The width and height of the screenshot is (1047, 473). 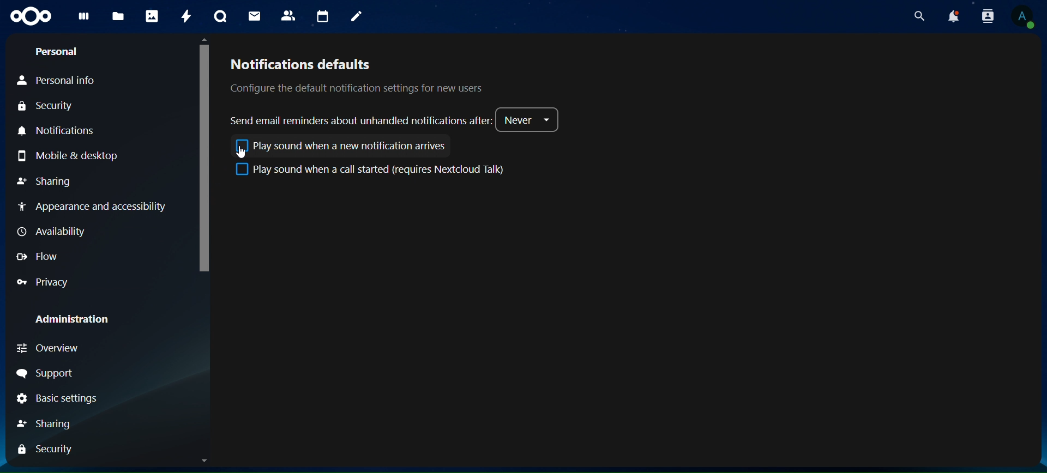 I want to click on notification defaults, so click(x=370, y=75).